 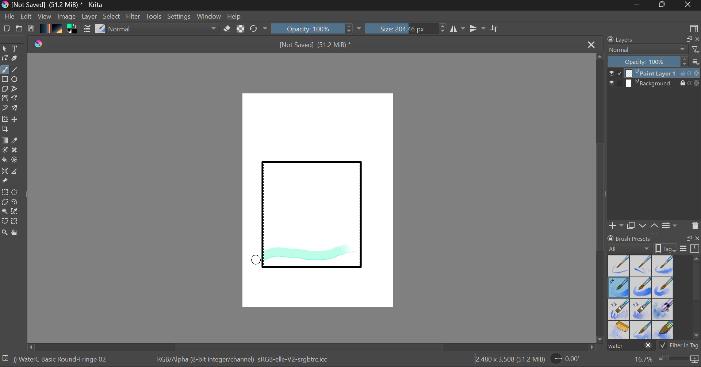 What do you see at coordinates (695, 226) in the screenshot?
I see `Delete Layer` at bounding box center [695, 226].